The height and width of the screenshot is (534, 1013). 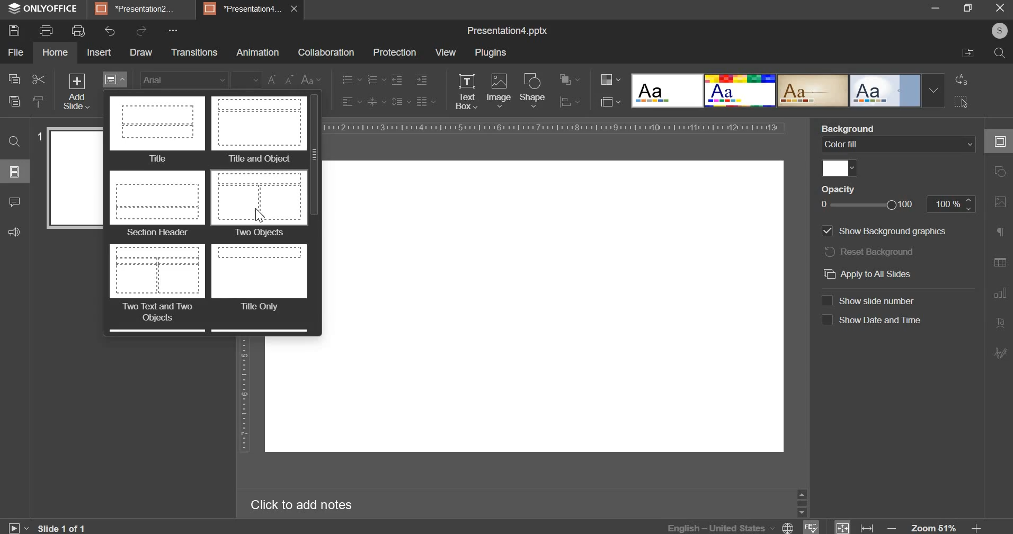 What do you see at coordinates (258, 53) in the screenshot?
I see `animation` at bounding box center [258, 53].